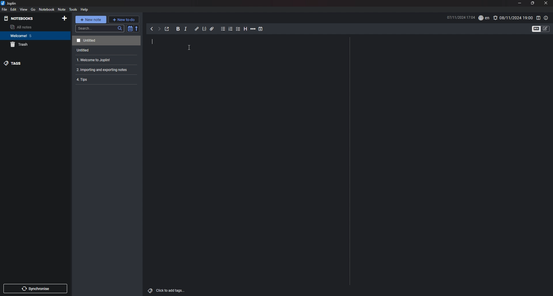 The width and height of the screenshot is (553, 296). What do you see at coordinates (496, 17) in the screenshot?
I see `notification` at bounding box center [496, 17].